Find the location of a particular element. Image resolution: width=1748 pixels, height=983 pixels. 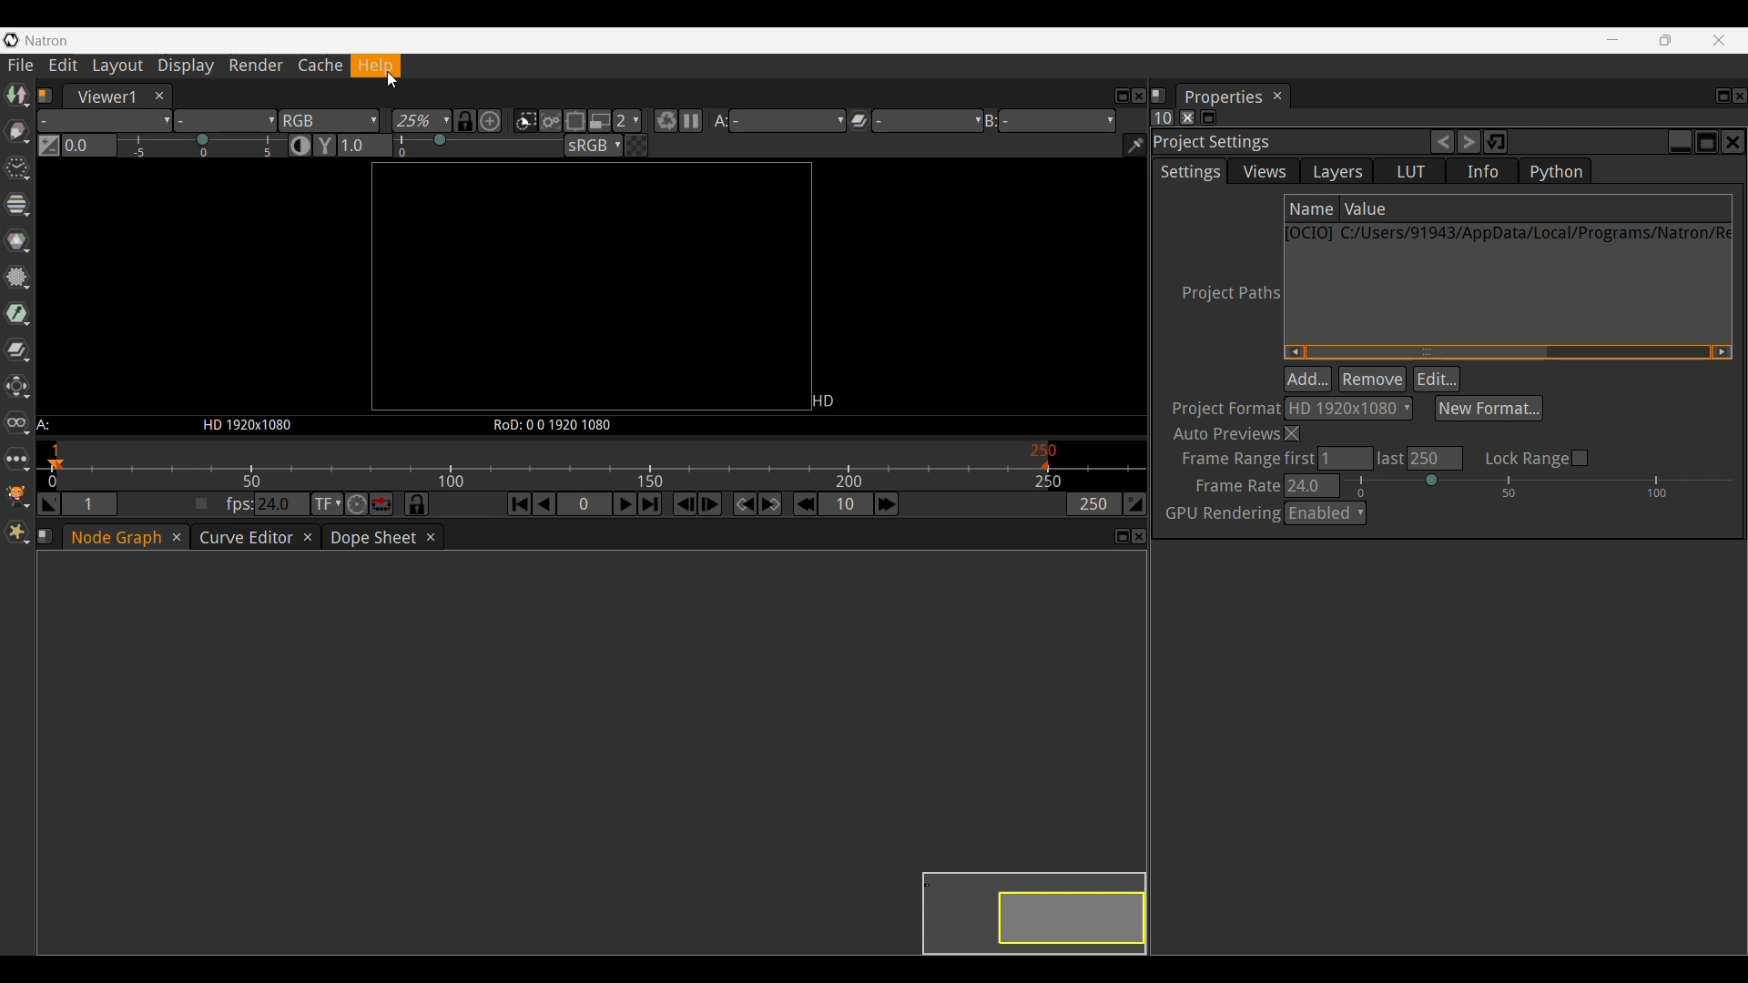

File menu is located at coordinates (19, 66).